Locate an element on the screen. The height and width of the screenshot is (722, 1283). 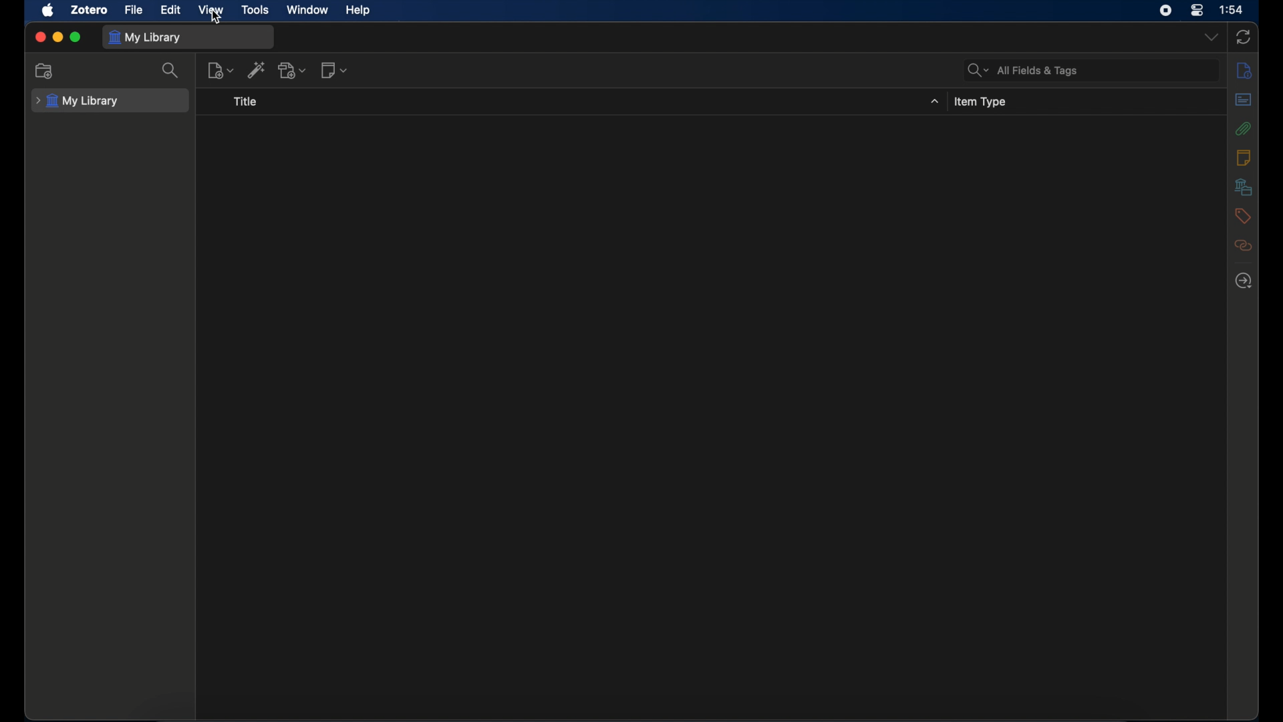
minimize is located at coordinates (57, 37).